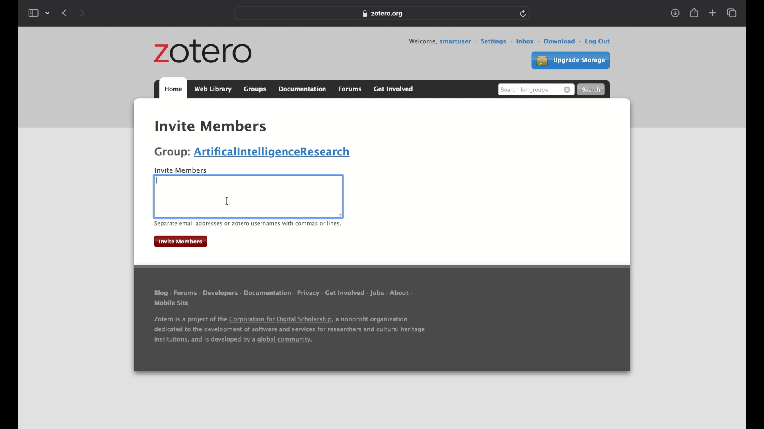 Image resolution: width=764 pixels, height=429 pixels. Describe the element at coordinates (351, 90) in the screenshot. I see `forums` at that location.